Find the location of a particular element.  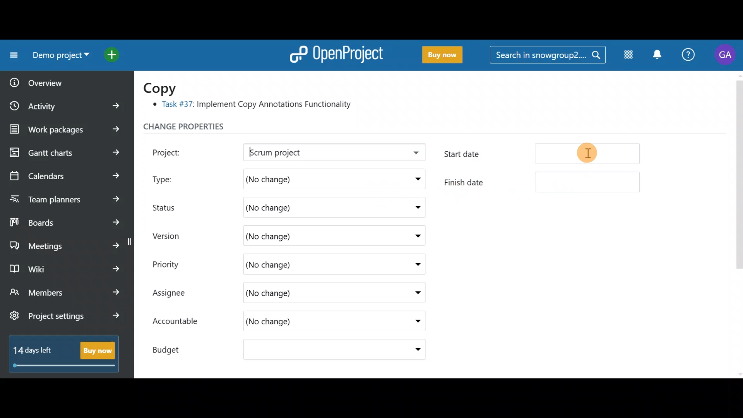

Gantt charts is located at coordinates (63, 153).